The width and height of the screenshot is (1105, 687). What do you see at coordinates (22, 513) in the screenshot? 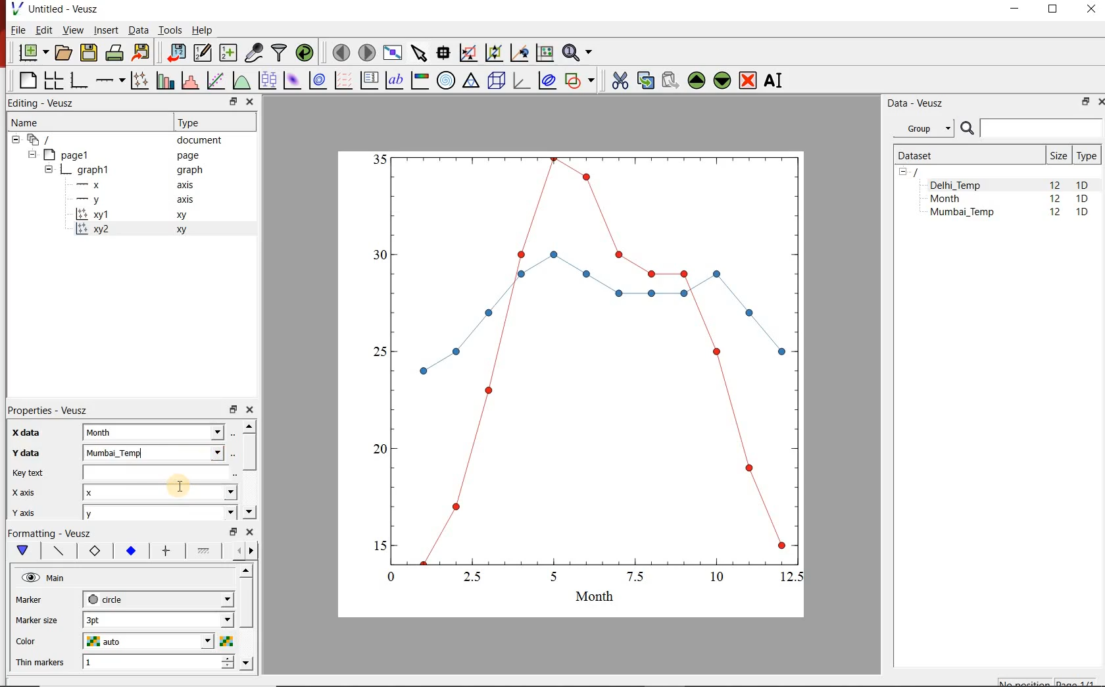
I see `y axis` at bounding box center [22, 513].